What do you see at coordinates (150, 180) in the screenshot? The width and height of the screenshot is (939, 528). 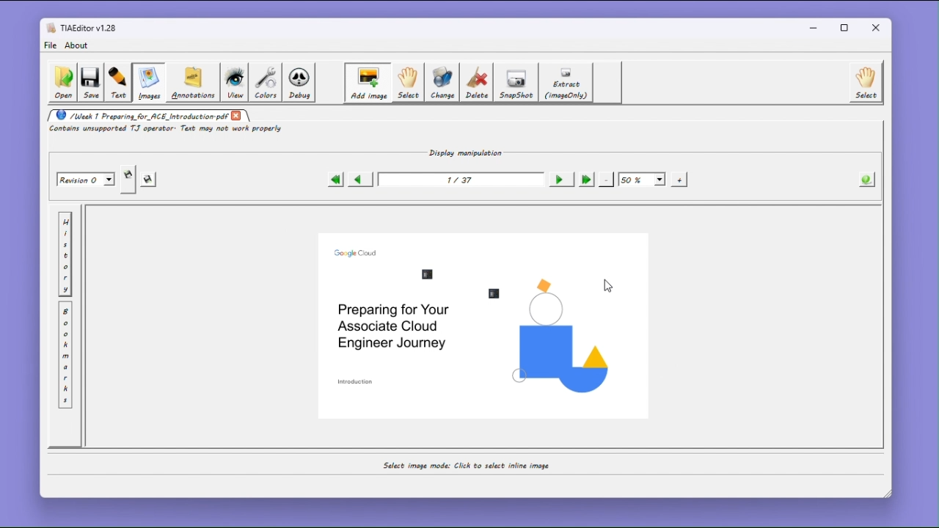 I see `save` at bounding box center [150, 180].